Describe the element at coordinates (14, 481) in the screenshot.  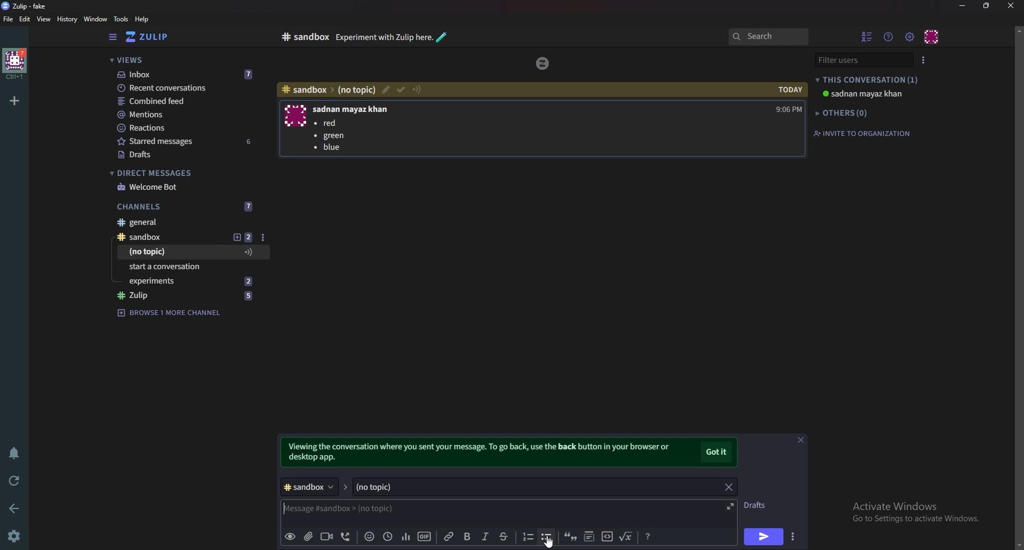
I see `Reload` at that location.